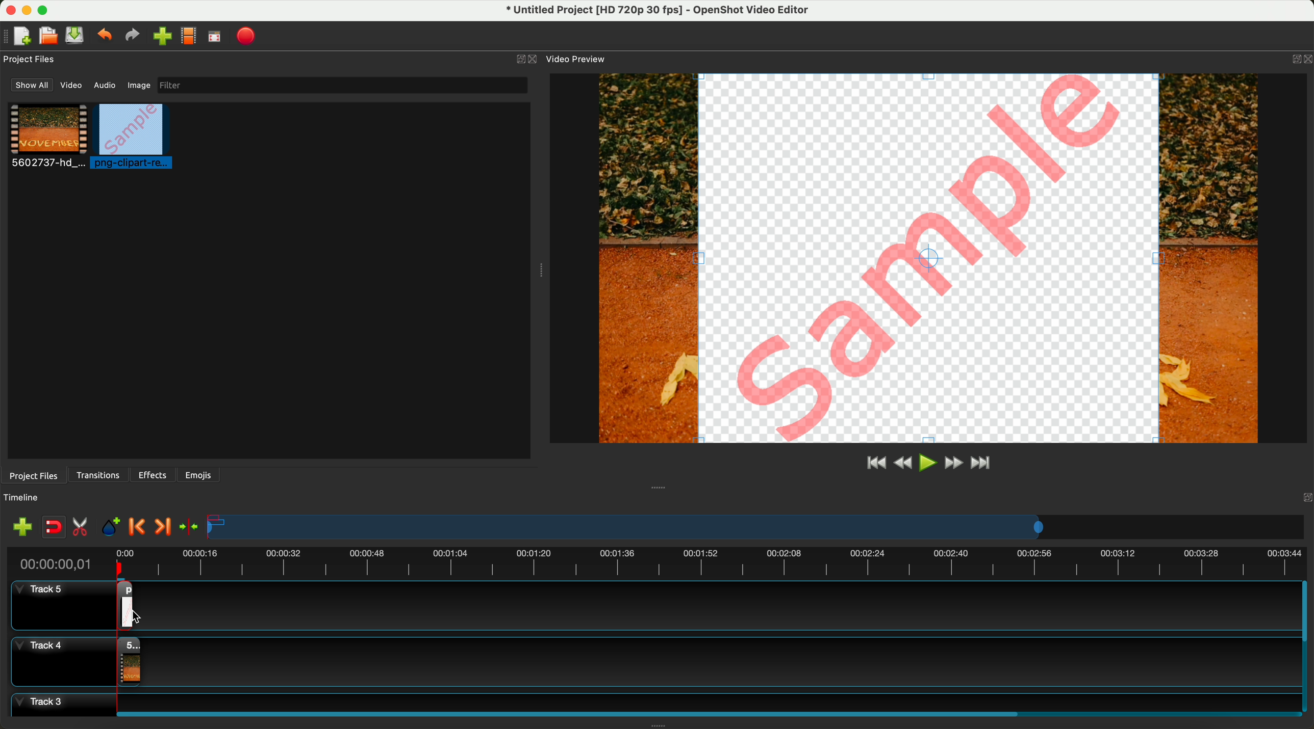  I want to click on click on import files, so click(164, 37).